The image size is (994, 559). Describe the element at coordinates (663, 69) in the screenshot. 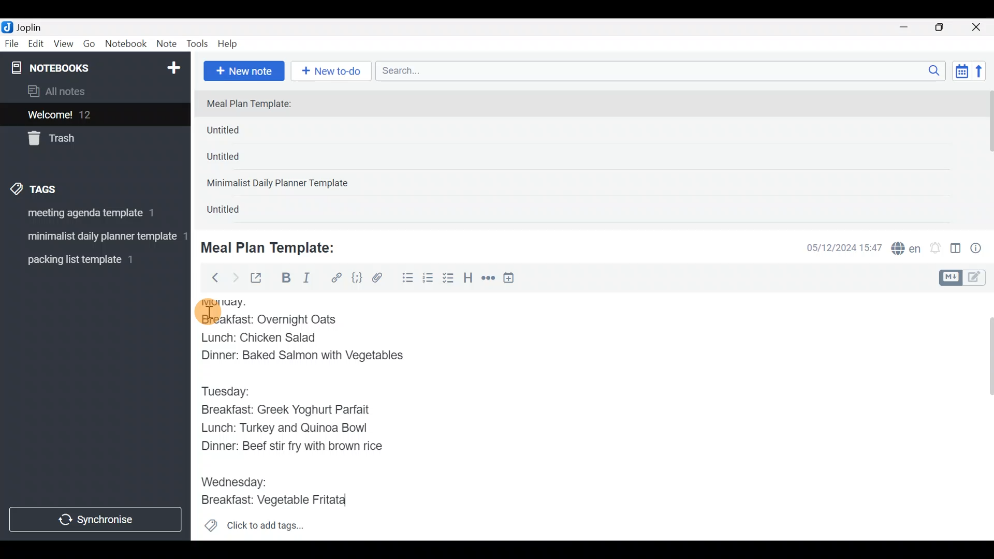

I see `Search bar` at that location.